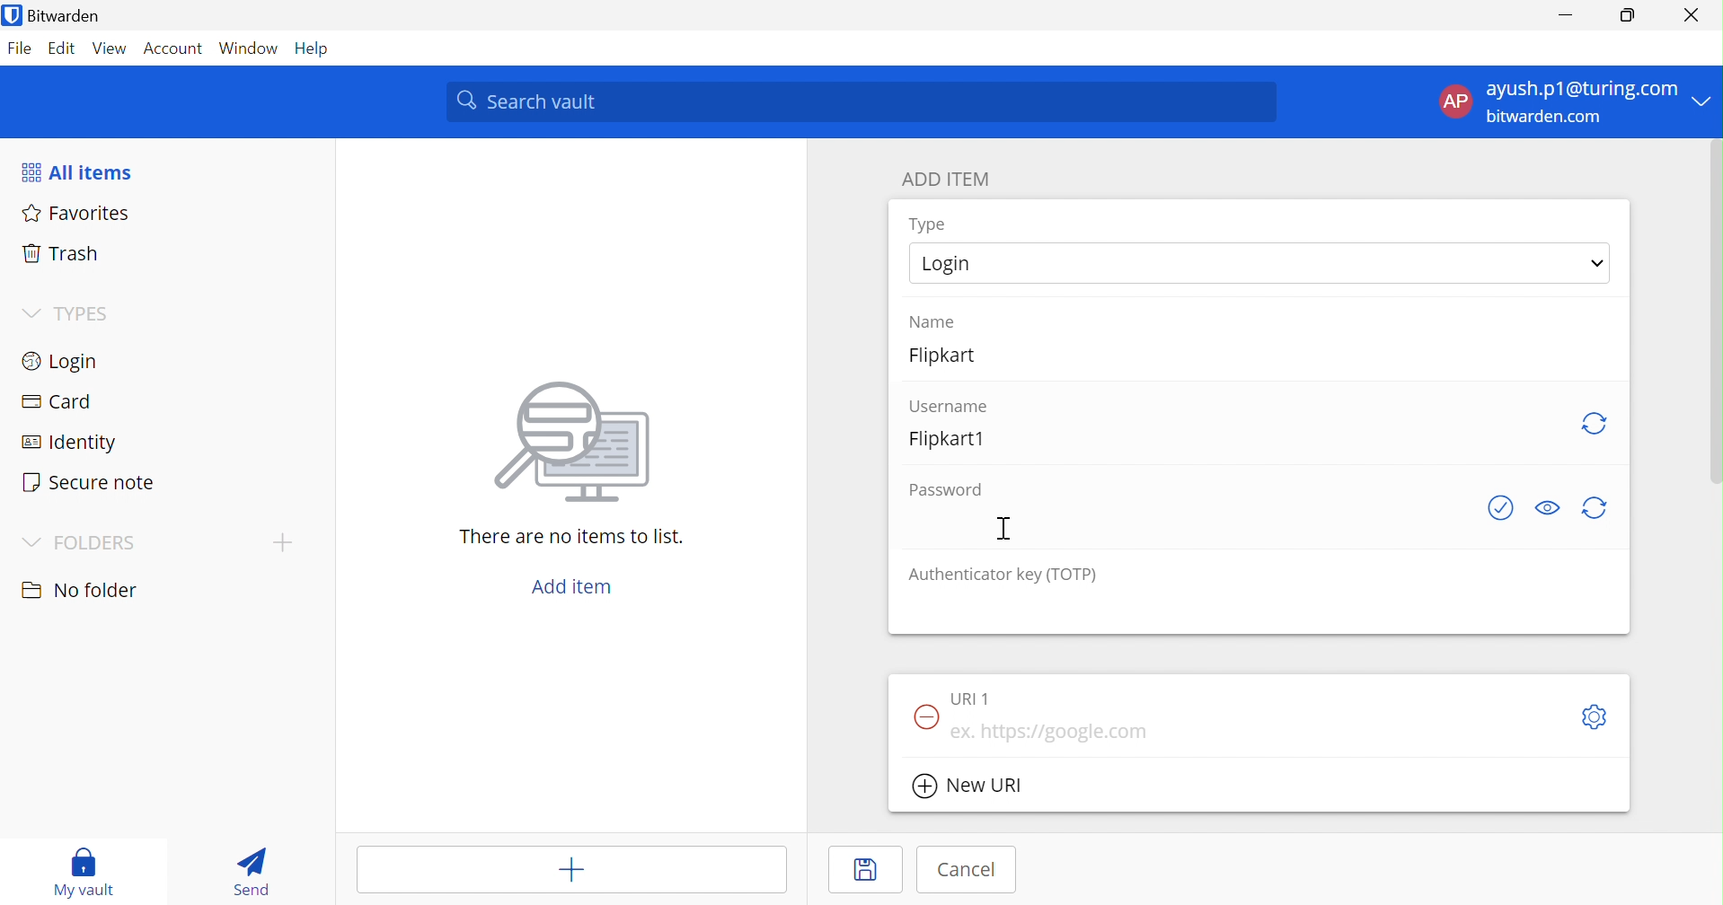  What do you see at coordinates (250, 872) in the screenshot?
I see `Send` at bounding box center [250, 872].